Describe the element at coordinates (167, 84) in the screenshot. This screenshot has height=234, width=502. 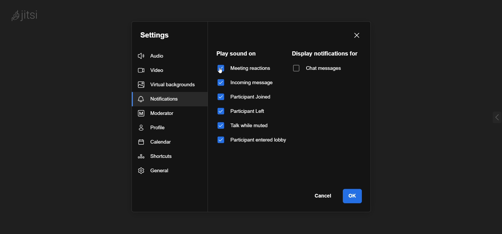
I see `virtual background` at that location.